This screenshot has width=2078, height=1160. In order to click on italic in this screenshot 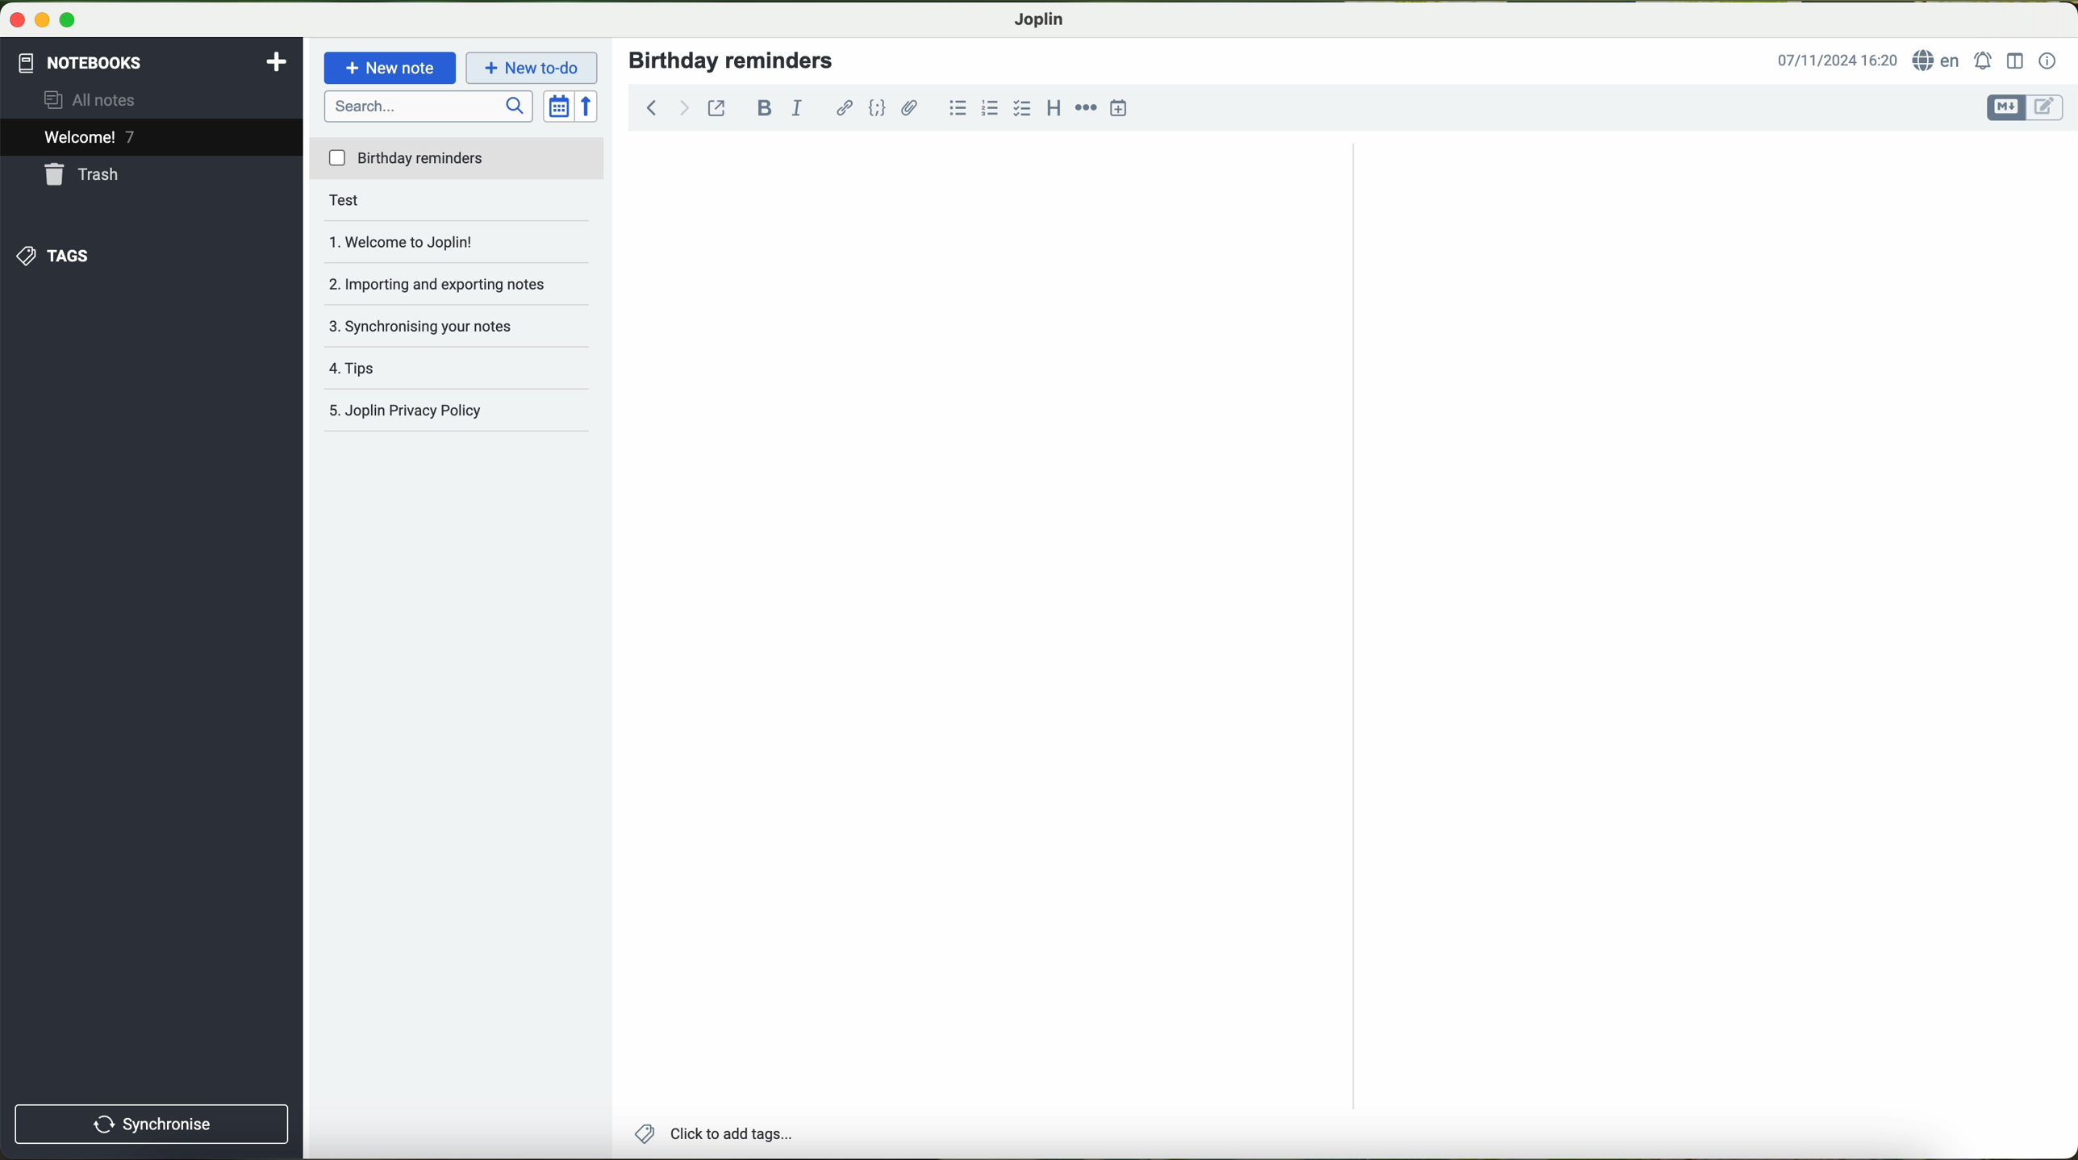, I will do `click(799, 109)`.